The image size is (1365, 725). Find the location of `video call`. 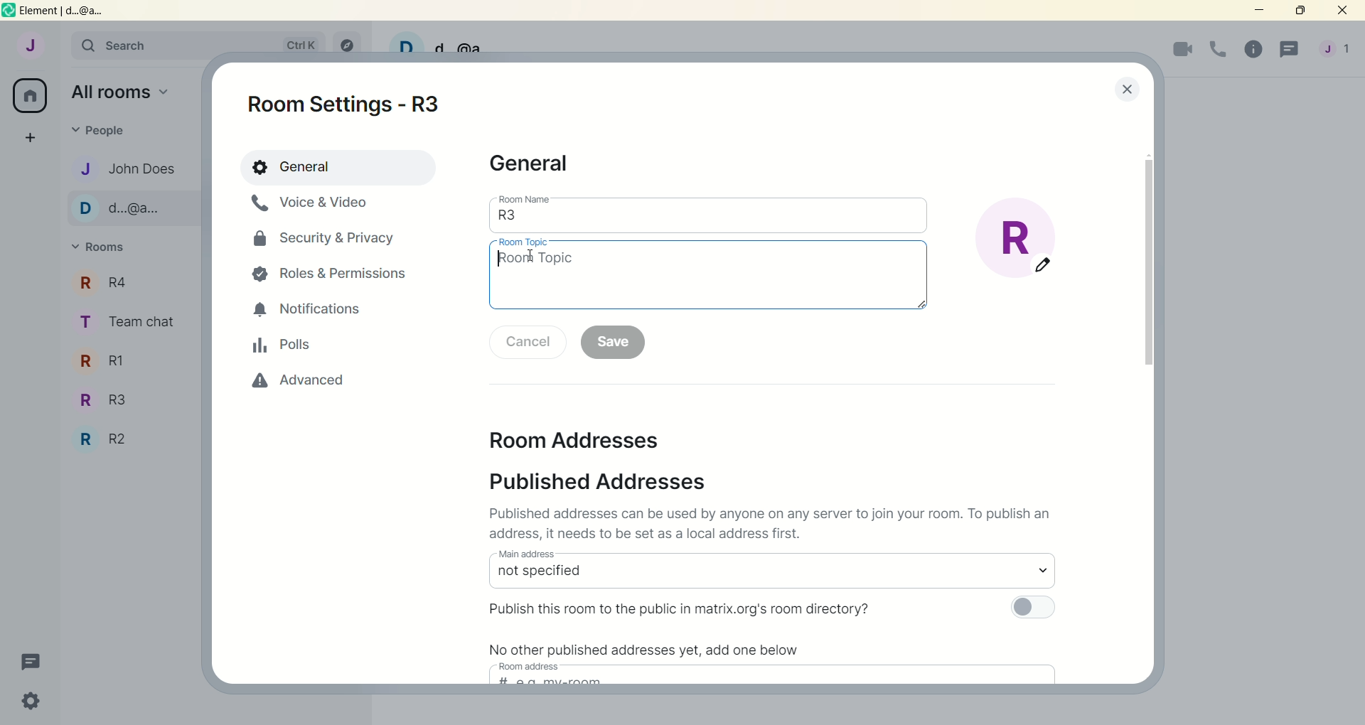

video call is located at coordinates (1179, 50).